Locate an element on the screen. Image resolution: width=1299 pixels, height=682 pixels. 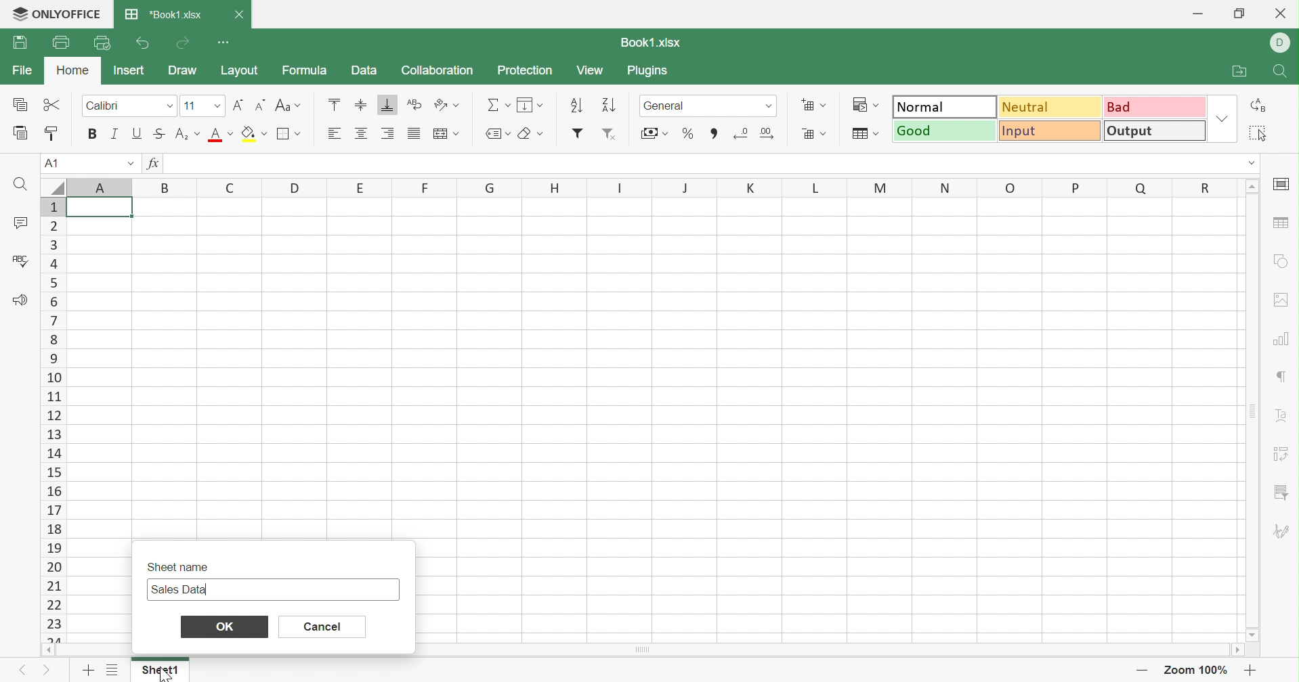
Italic is located at coordinates (114, 133).